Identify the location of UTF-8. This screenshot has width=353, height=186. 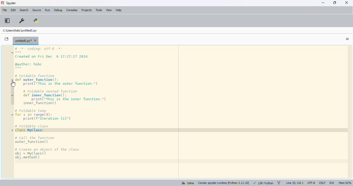
(311, 183).